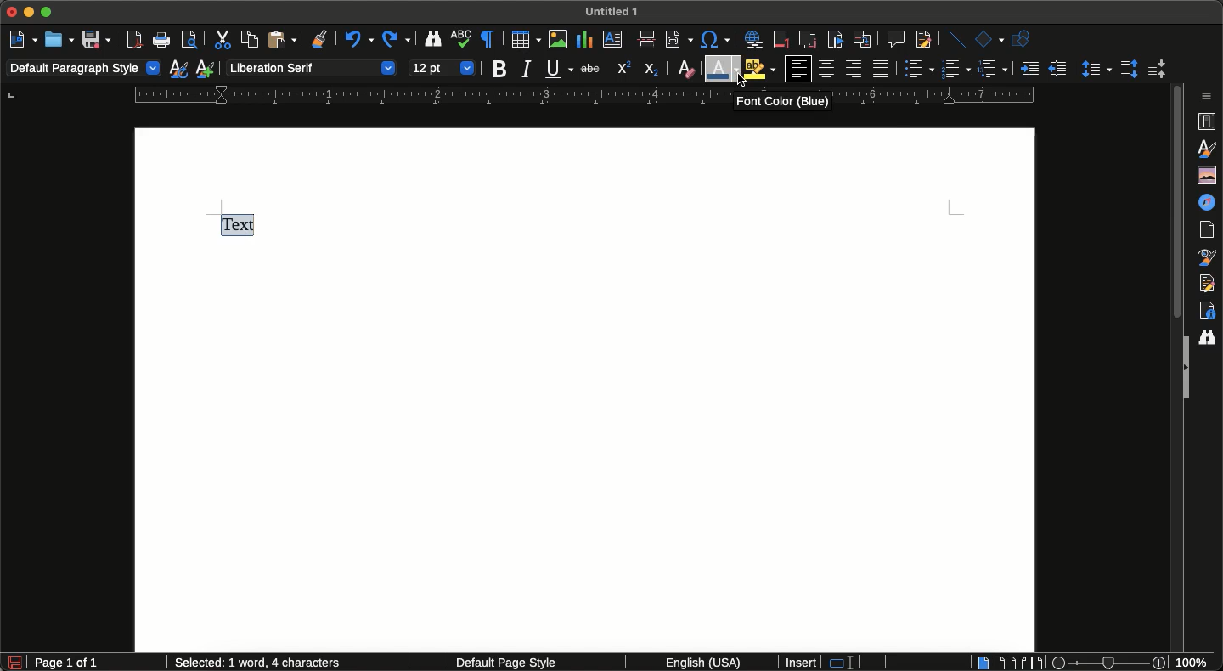 The height and width of the screenshot is (671, 1223). Describe the element at coordinates (806, 38) in the screenshot. I see `Insert endnote` at that location.